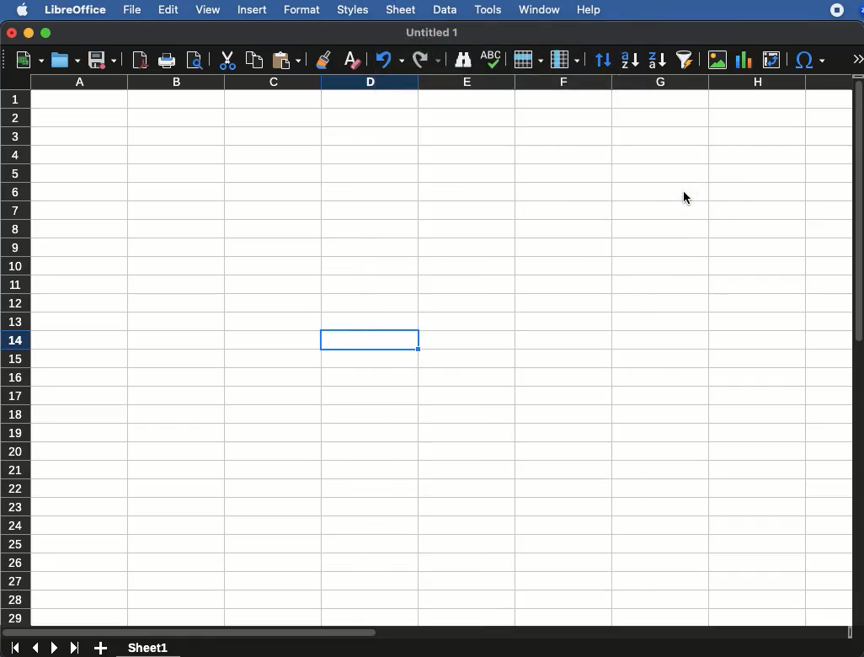 The image size is (864, 657). What do you see at coordinates (149, 647) in the screenshot?
I see `sheet1` at bounding box center [149, 647].